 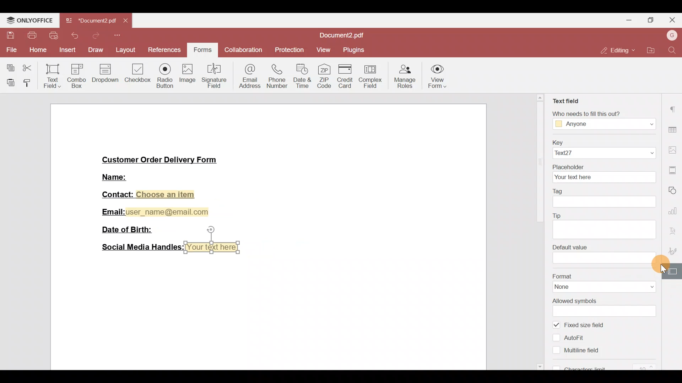 I want to click on Date & time, so click(x=302, y=76).